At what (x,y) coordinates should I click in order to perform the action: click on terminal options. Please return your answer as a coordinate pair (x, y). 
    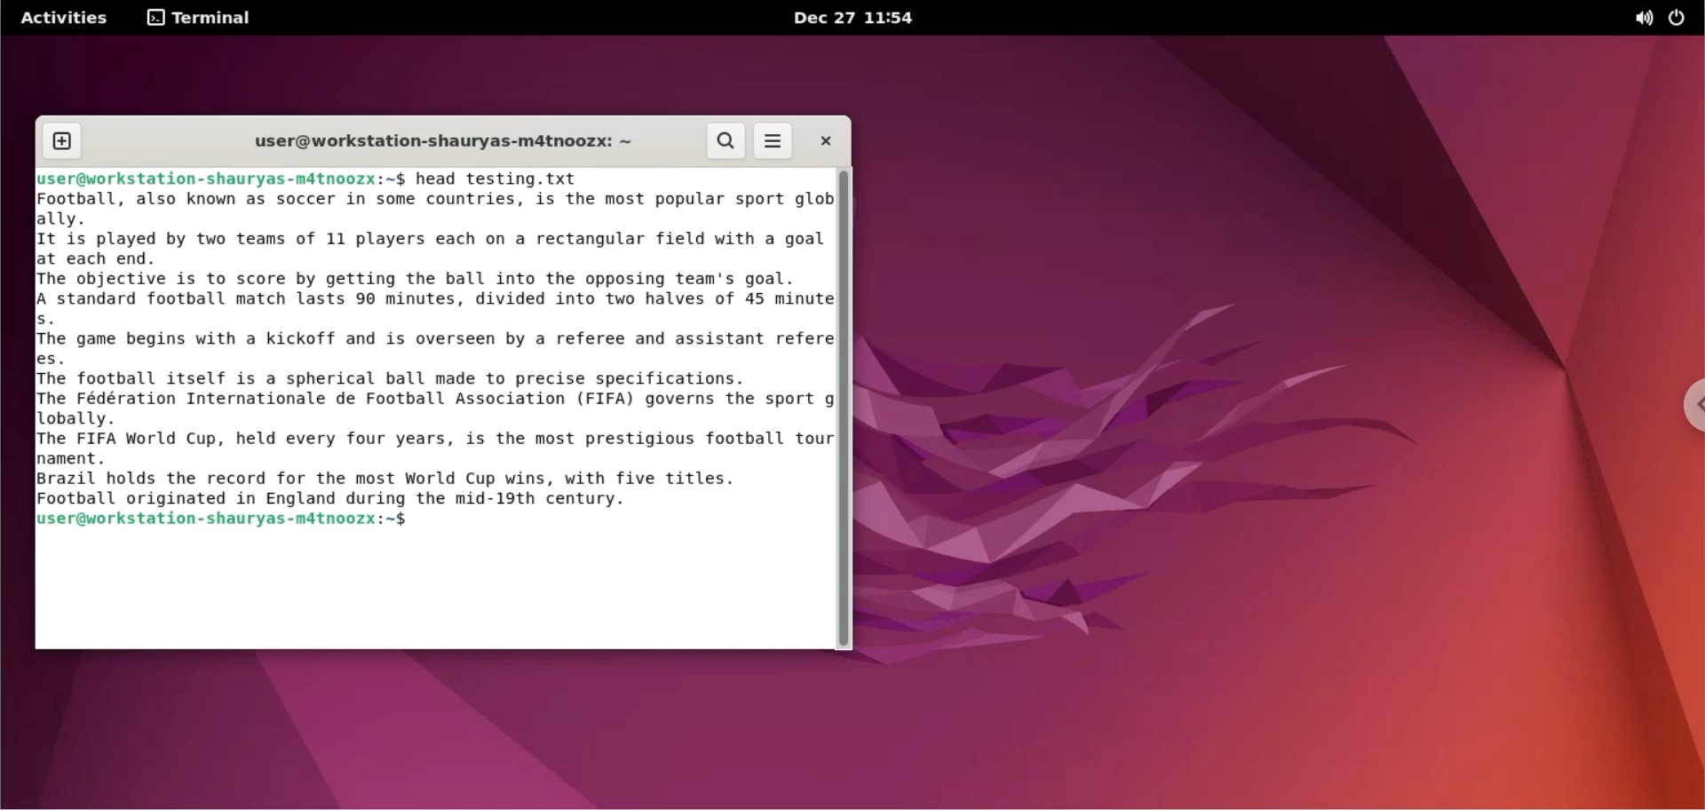
    Looking at the image, I should click on (200, 19).